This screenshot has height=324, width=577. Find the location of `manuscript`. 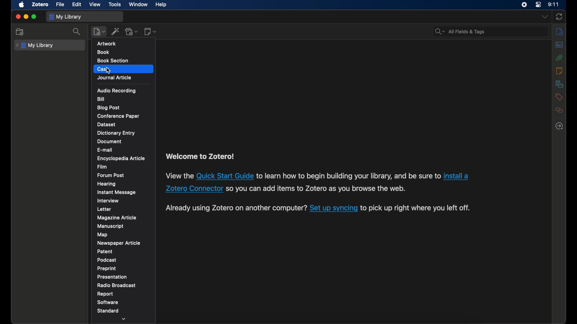

manuscript is located at coordinates (110, 226).